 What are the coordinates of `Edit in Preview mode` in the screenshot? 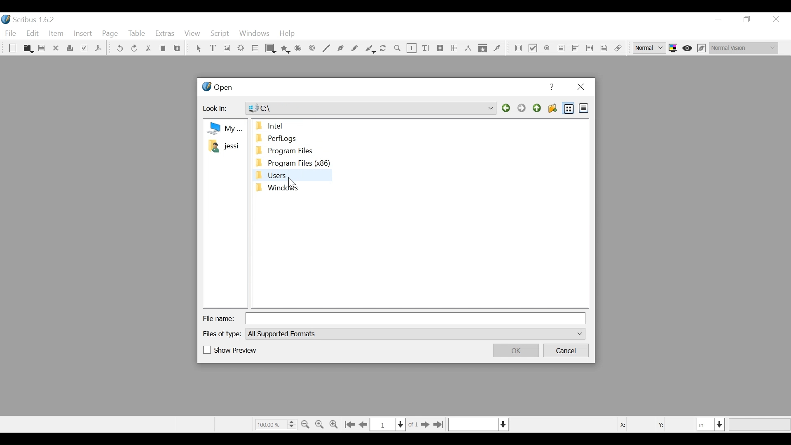 It's located at (702, 48).